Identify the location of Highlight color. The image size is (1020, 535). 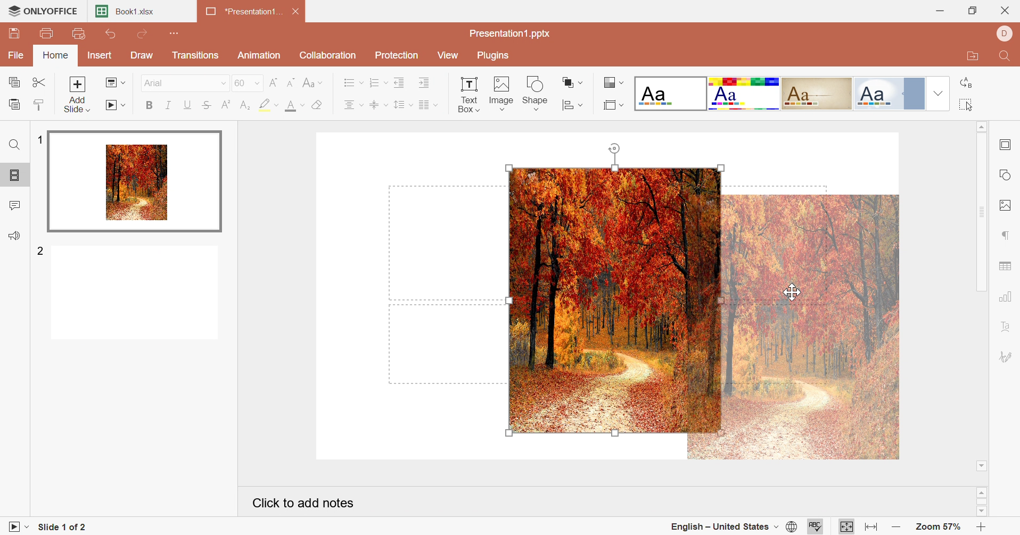
(266, 105).